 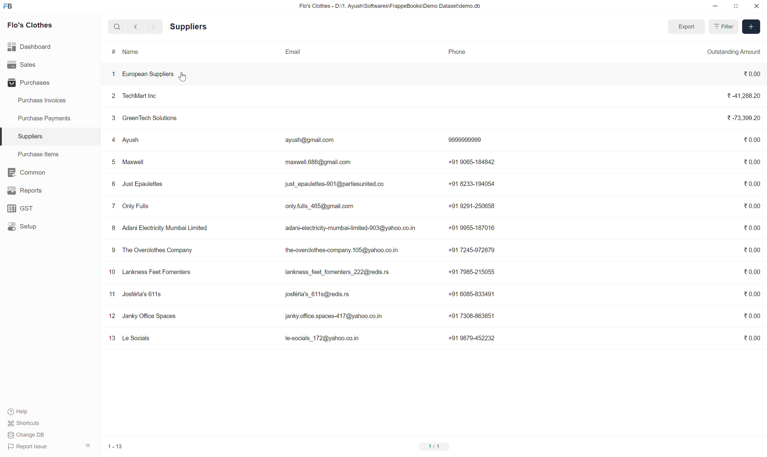 What do you see at coordinates (740, 117) in the screenshot?
I see `73,399.20` at bounding box center [740, 117].